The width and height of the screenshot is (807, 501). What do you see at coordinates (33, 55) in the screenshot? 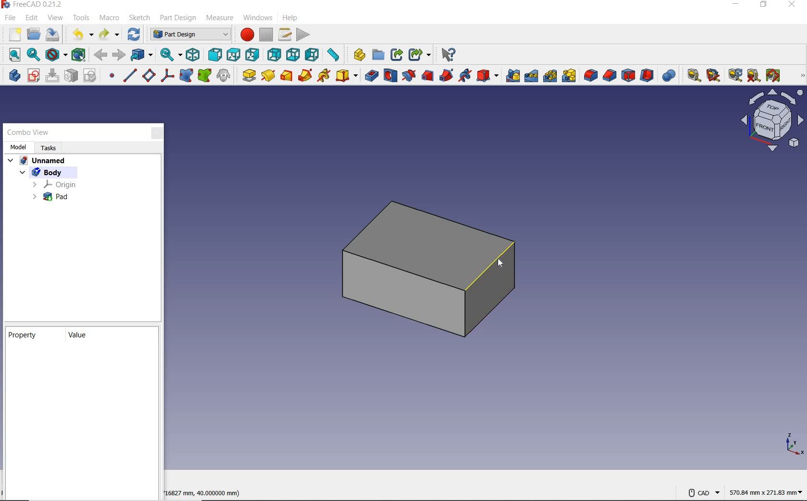
I see `fit selection` at bounding box center [33, 55].